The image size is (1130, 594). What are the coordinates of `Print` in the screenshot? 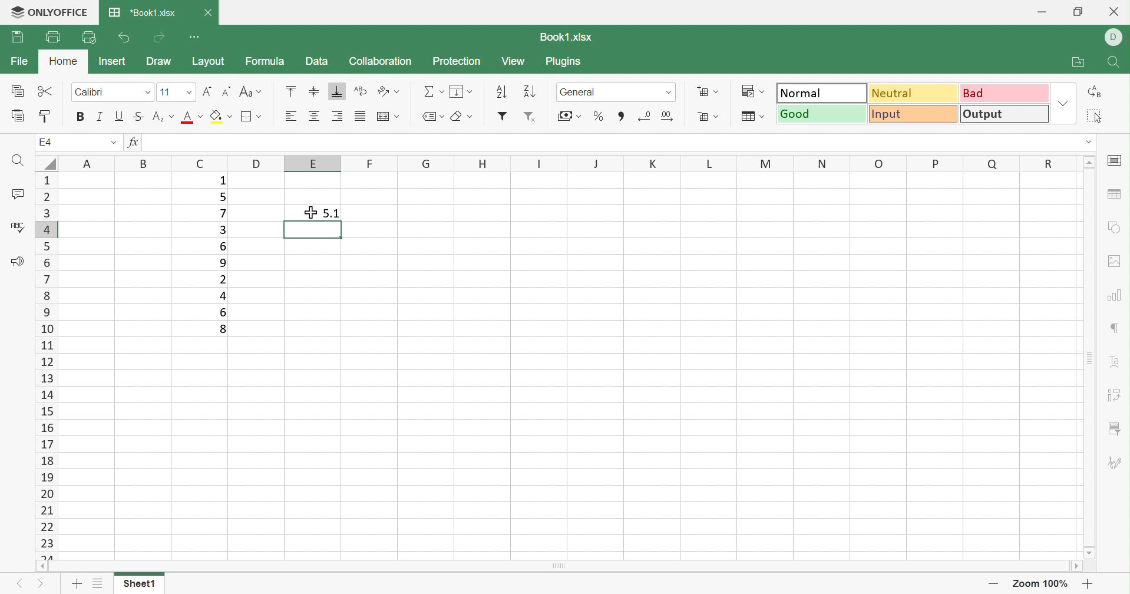 It's located at (15, 39).